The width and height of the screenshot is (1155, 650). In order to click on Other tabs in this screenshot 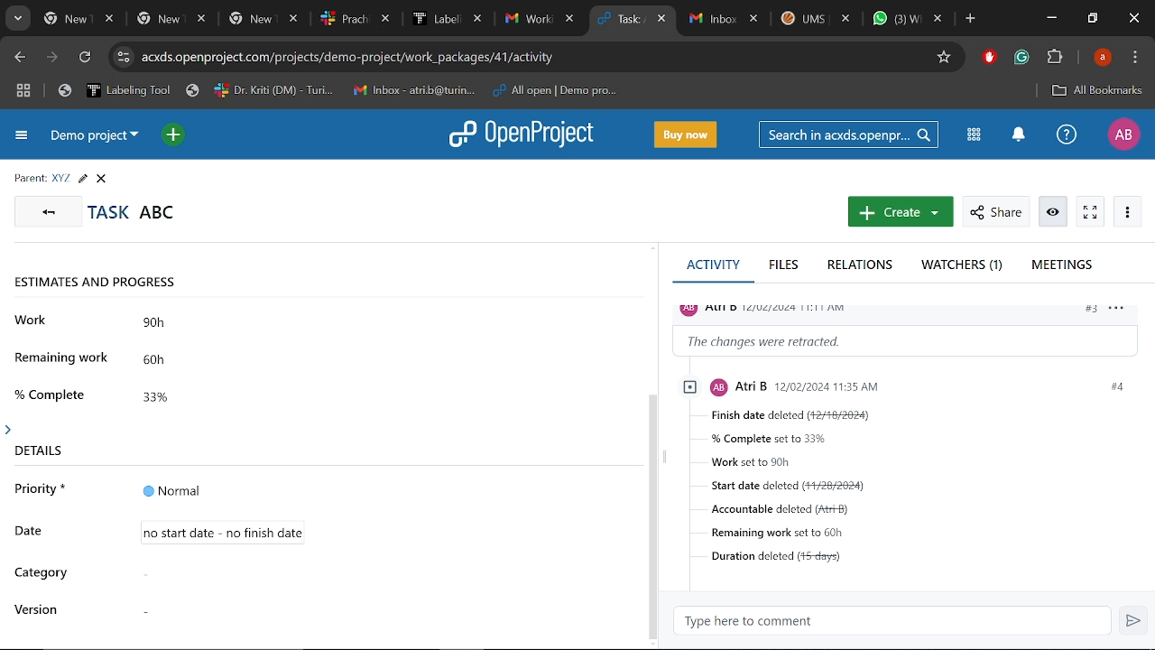, I will do `click(817, 21)`.